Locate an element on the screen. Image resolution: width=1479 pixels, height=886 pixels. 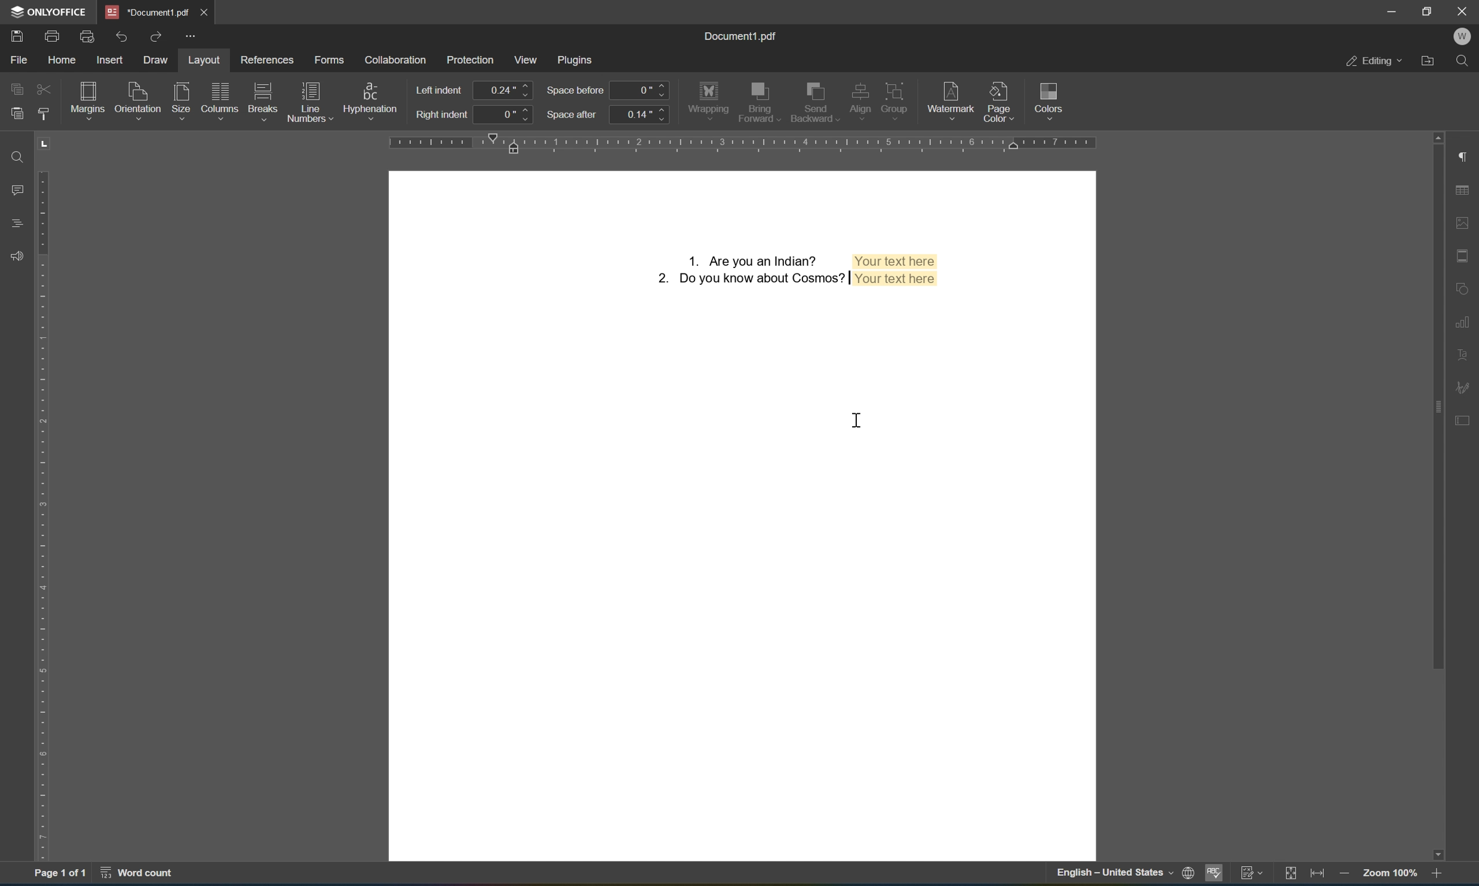
layout is located at coordinates (204, 60).